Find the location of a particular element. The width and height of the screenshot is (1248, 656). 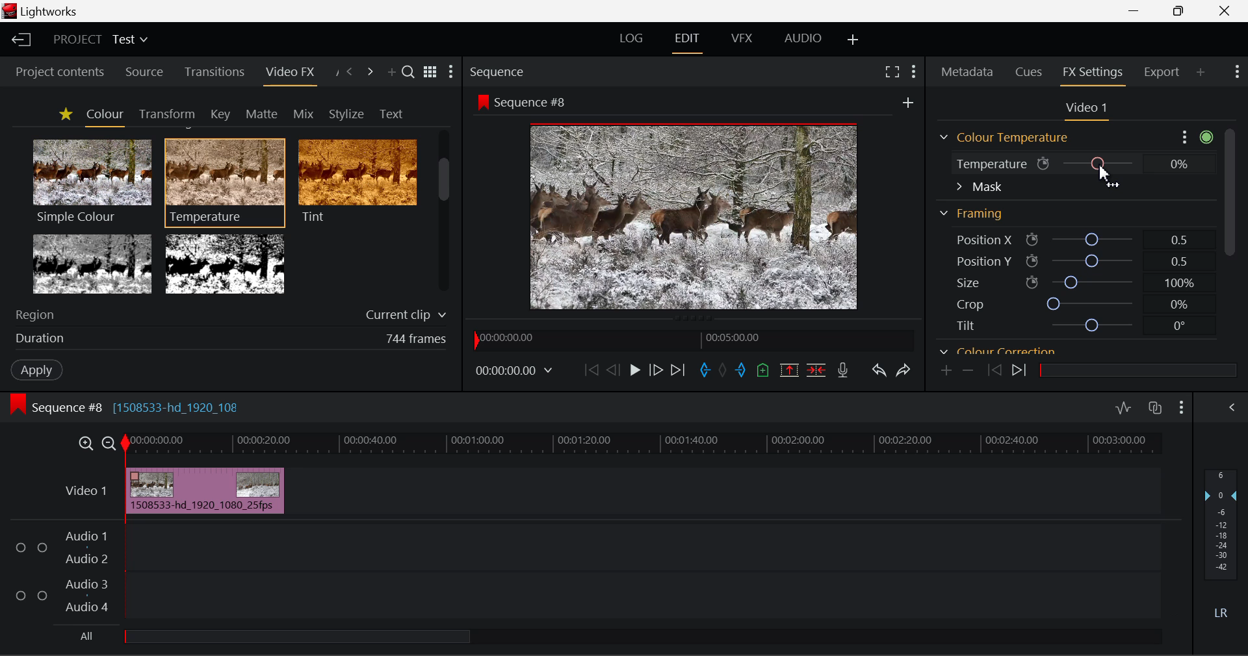

Go Back is located at coordinates (613, 370).